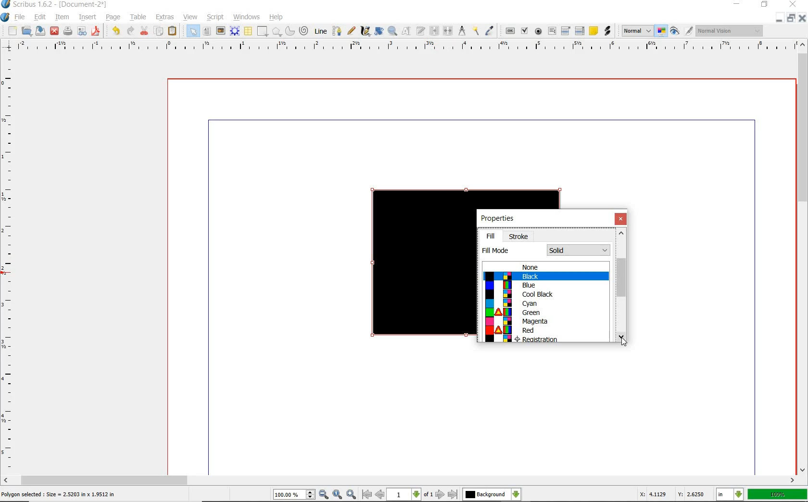 This screenshot has width=808, height=502. Describe the element at coordinates (476, 32) in the screenshot. I see `copy item properties` at that location.